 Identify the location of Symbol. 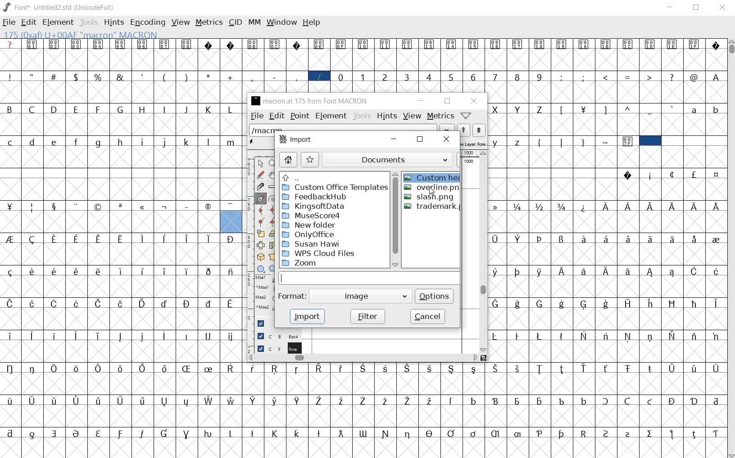
(518, 239).